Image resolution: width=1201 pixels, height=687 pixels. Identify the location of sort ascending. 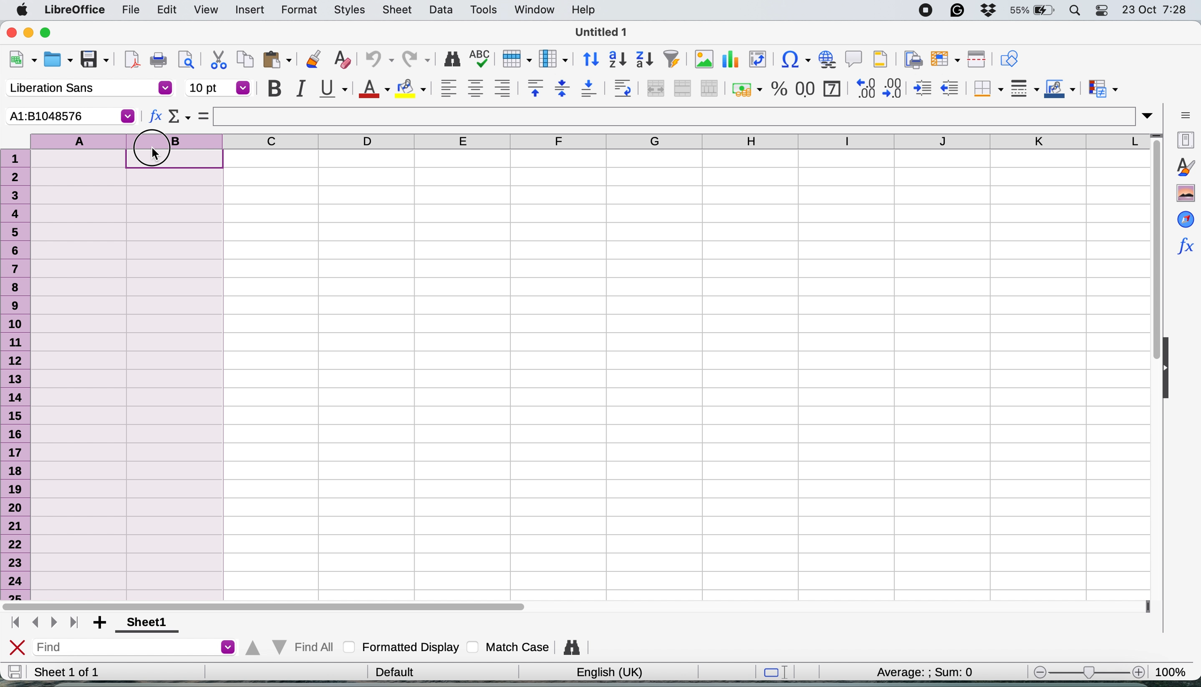
(617, 59).